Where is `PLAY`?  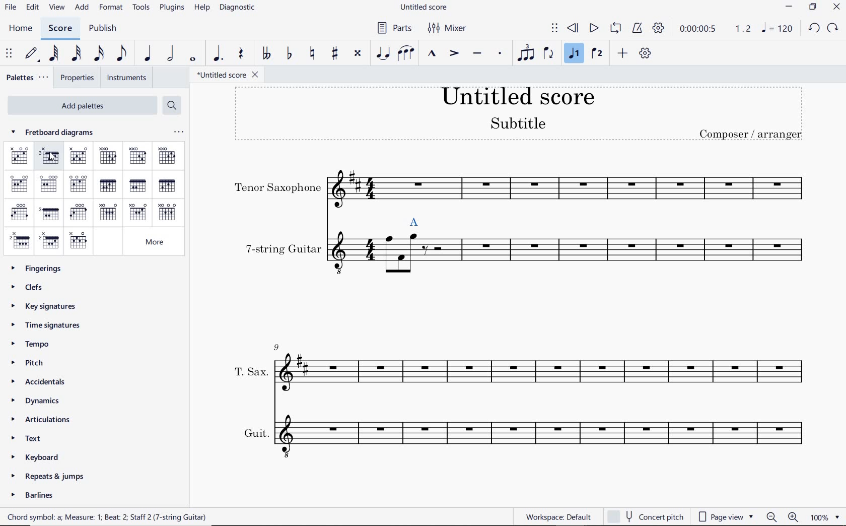
PLAY is located at coordinates (593, 28).